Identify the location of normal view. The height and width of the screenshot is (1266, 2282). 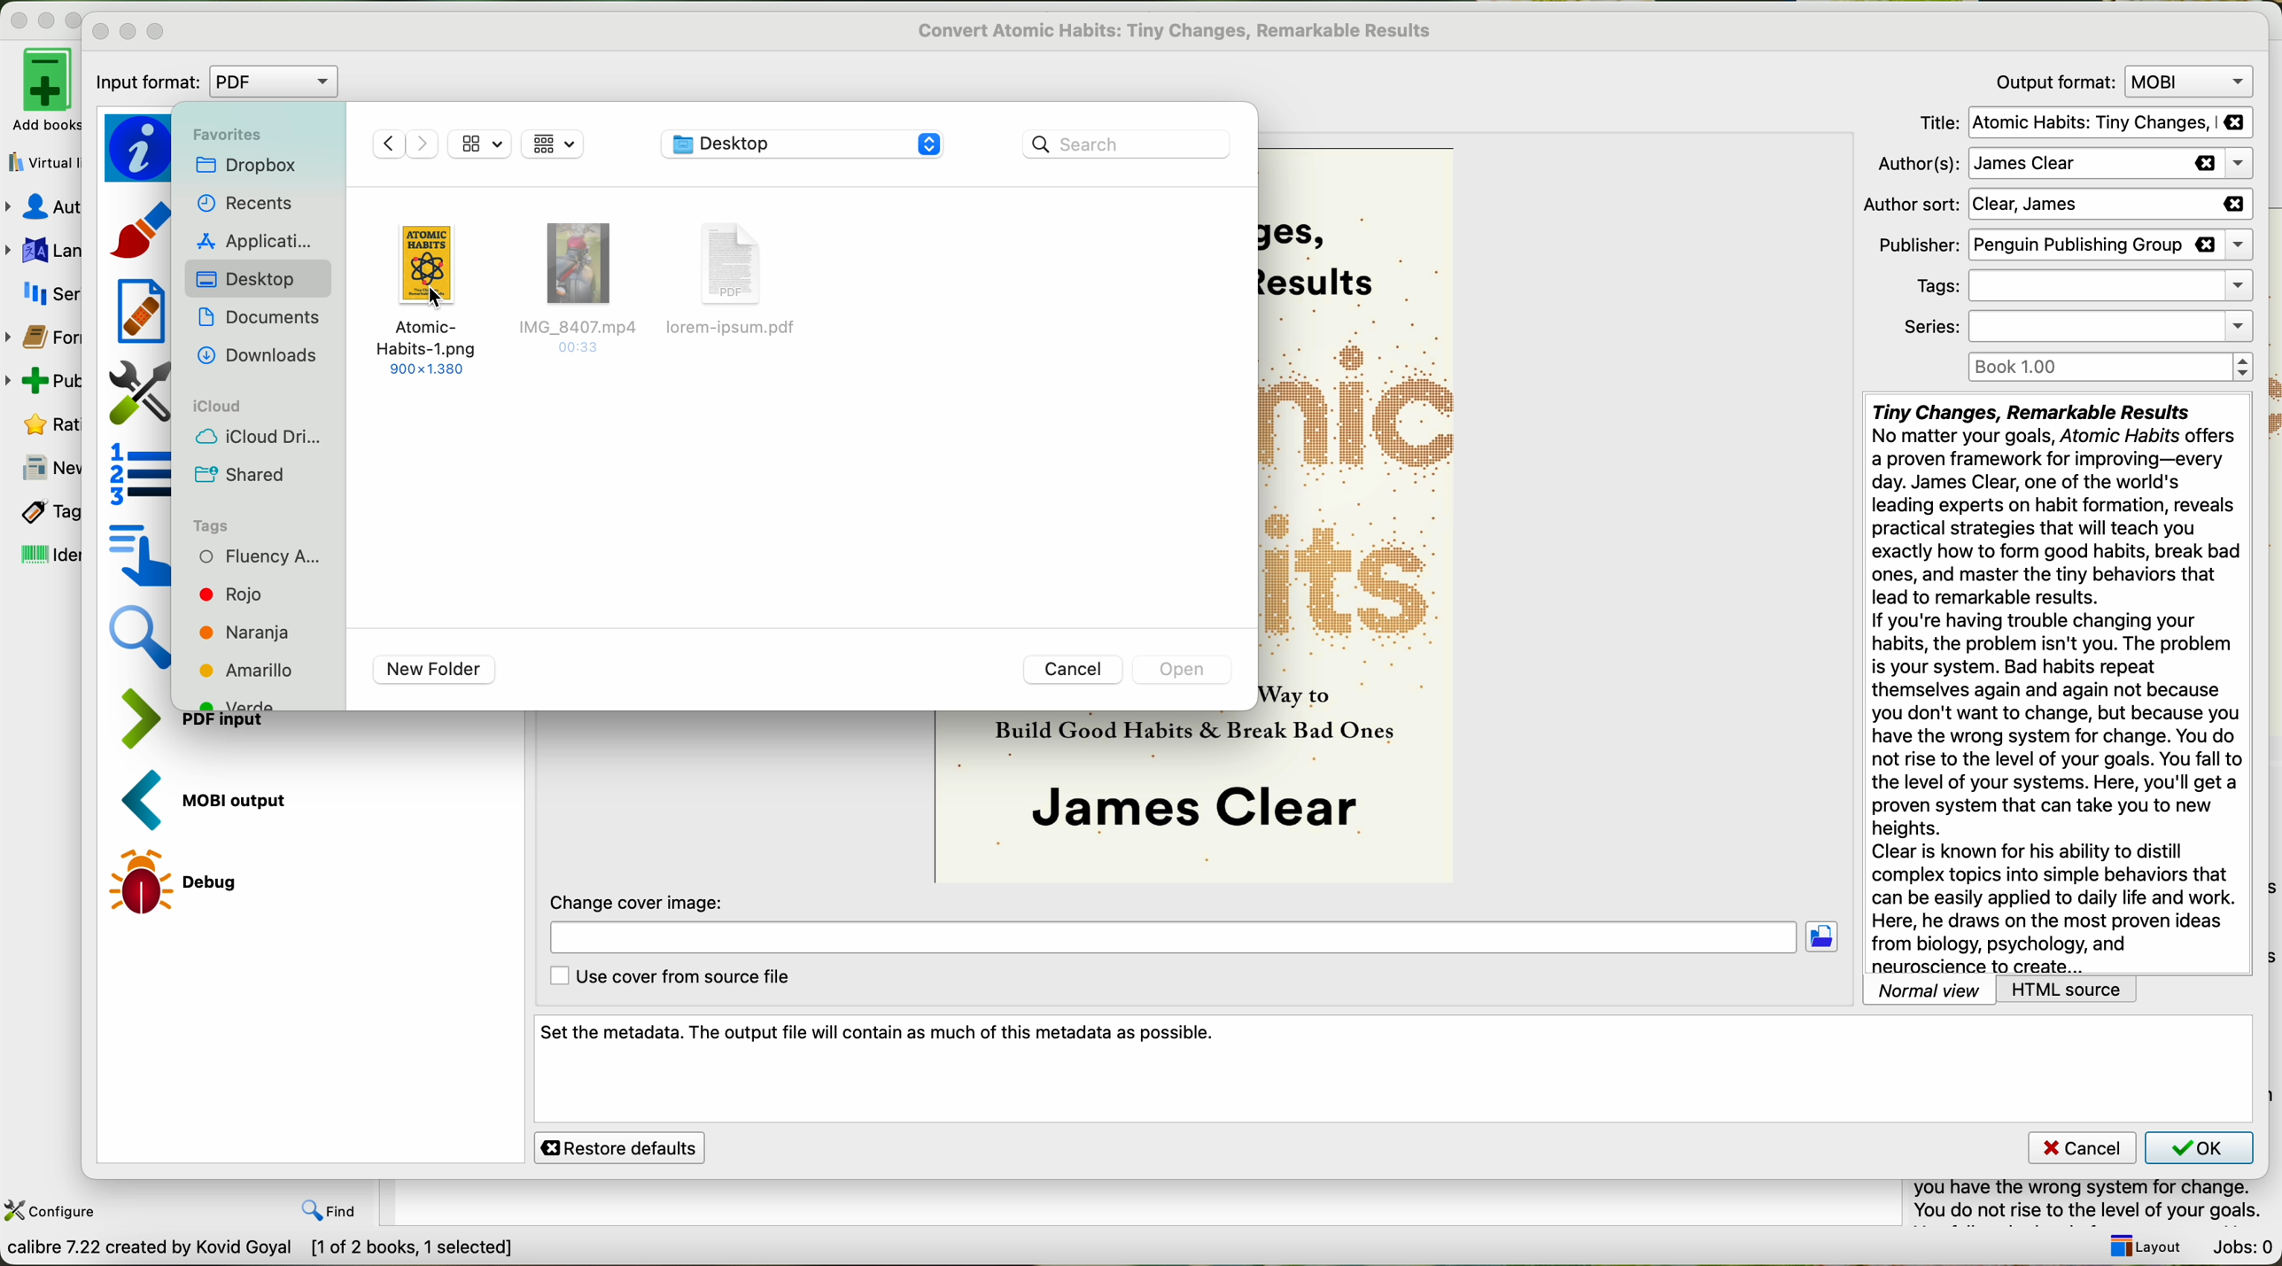
(1929, 990).